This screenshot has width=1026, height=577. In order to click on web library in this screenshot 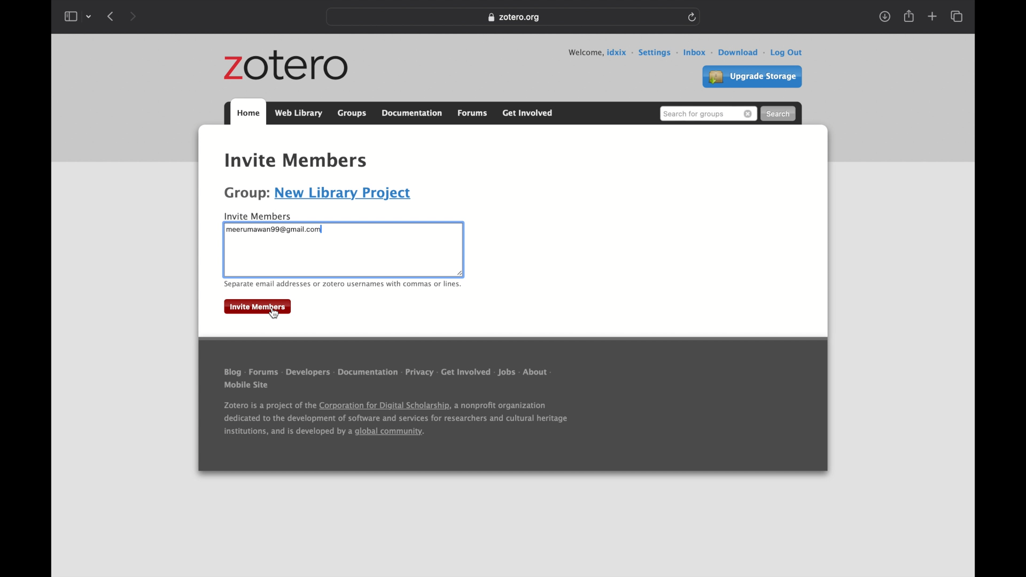, I will do `click(298, 113)`.